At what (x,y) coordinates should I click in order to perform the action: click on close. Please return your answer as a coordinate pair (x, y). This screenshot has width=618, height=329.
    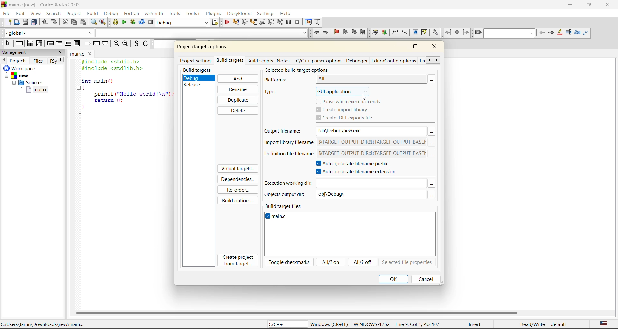
    Looking at the image, I should click on (61, 52).